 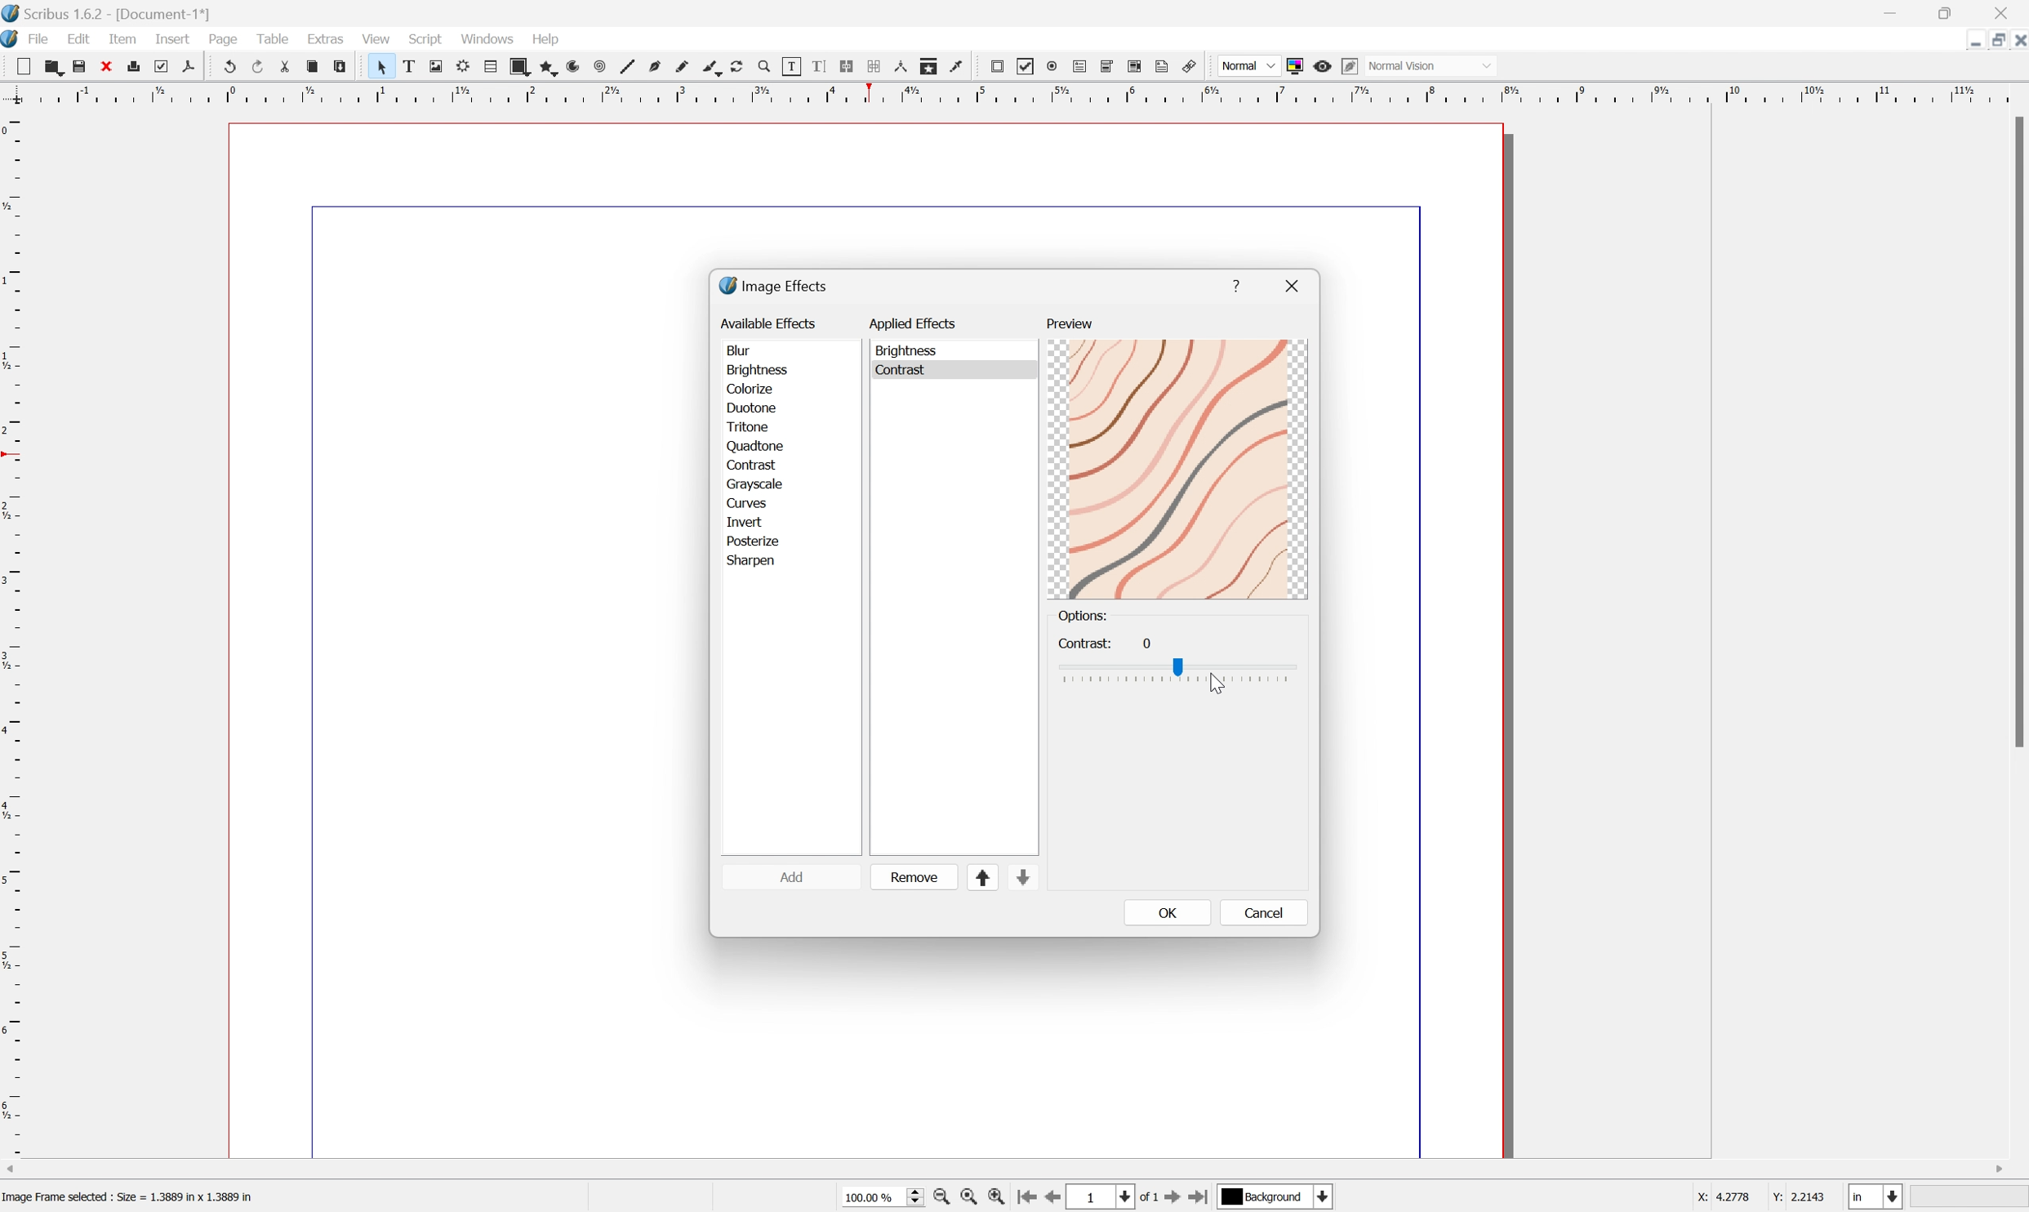 I want to click on 1 of 1, so click(x=1117, y=1196).